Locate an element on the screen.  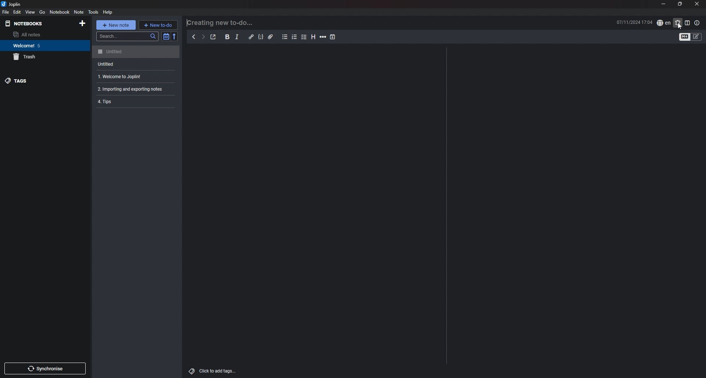
italic is located at coordinates (237, 37).